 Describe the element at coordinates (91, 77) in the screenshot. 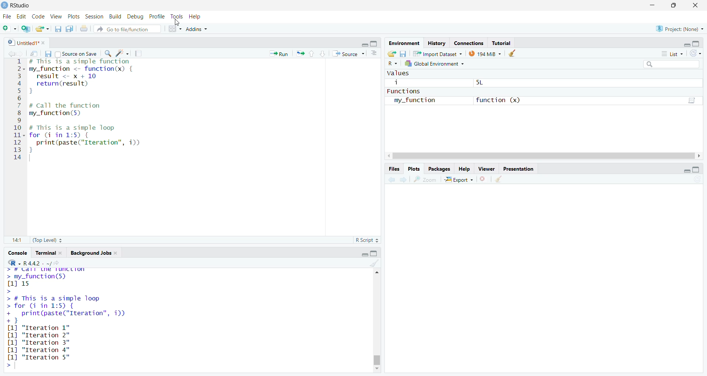

I see `code of a simple function` at that location.